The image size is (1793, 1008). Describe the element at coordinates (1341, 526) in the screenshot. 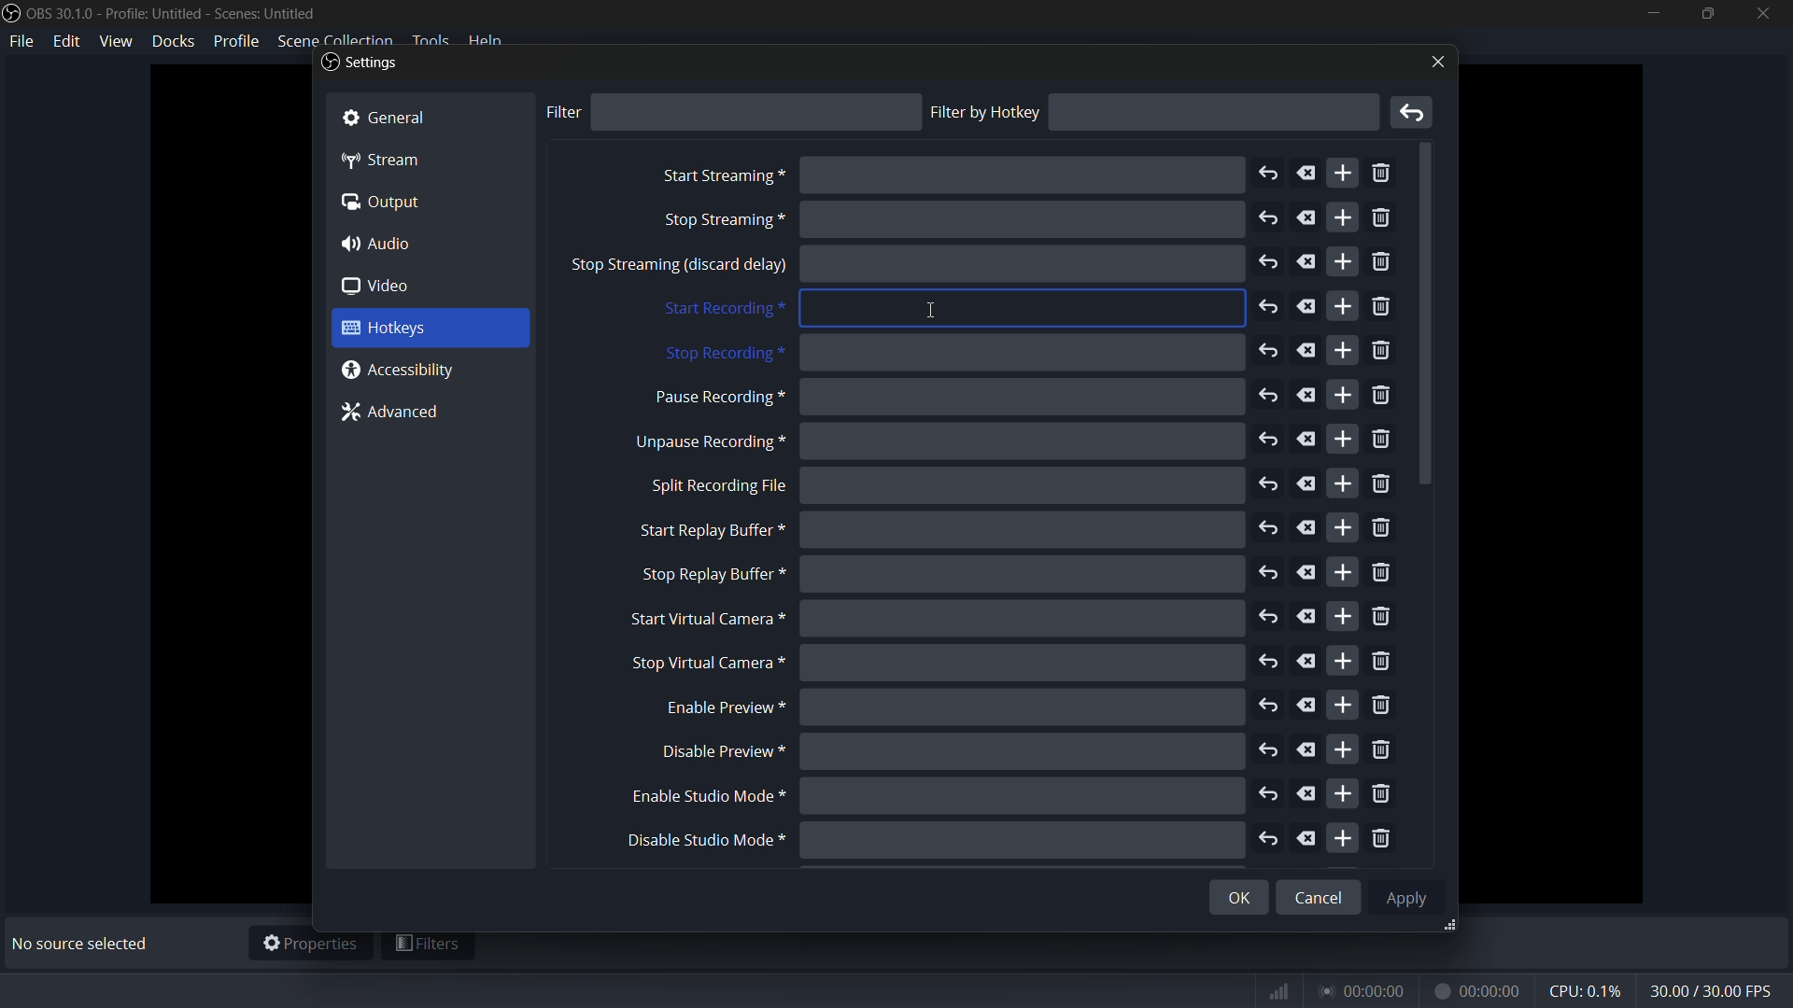

I see `add more` at that location.